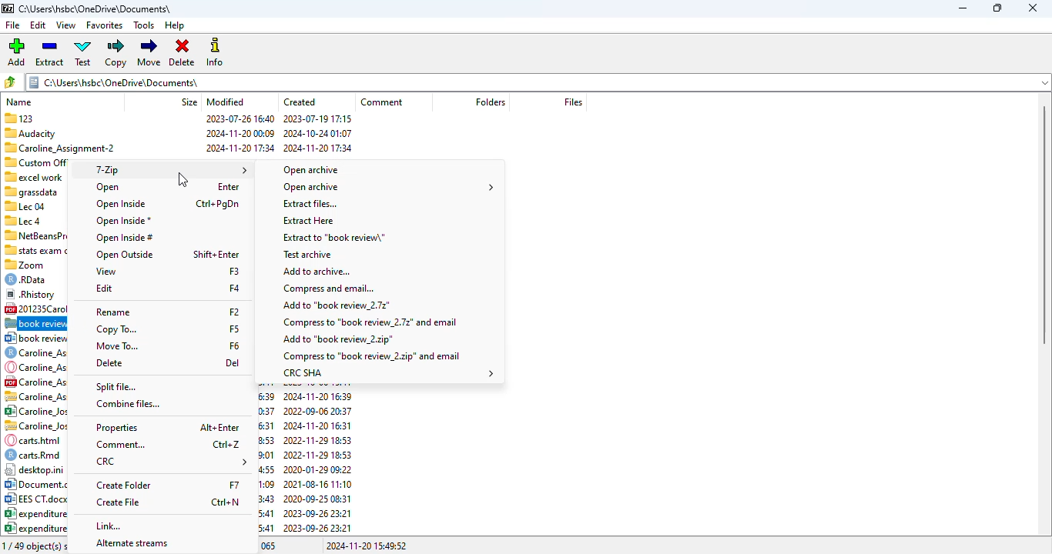 The image size is (1052, 554). Describe the element at coordinates (234, 329) in the screenshot. I see `shortcut for copy to` at that location.